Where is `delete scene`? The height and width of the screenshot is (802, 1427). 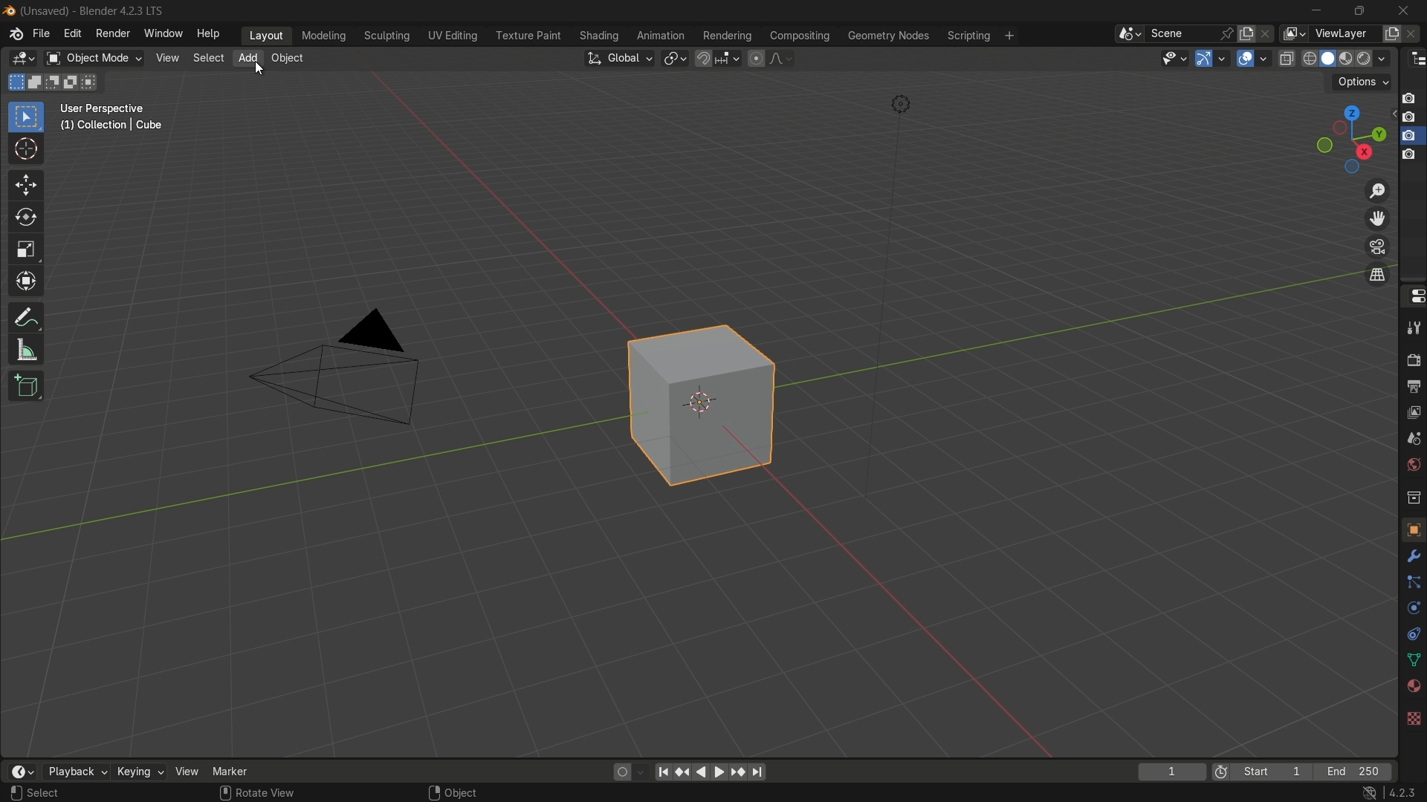 delete scene is located at coordinates (1267, 33).